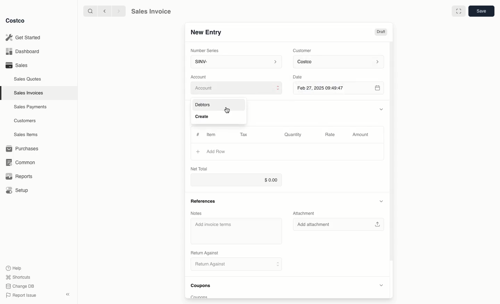  Describe the element at coordinates (18, 277) in the screenshot. I see `Shortcuts` at that location.